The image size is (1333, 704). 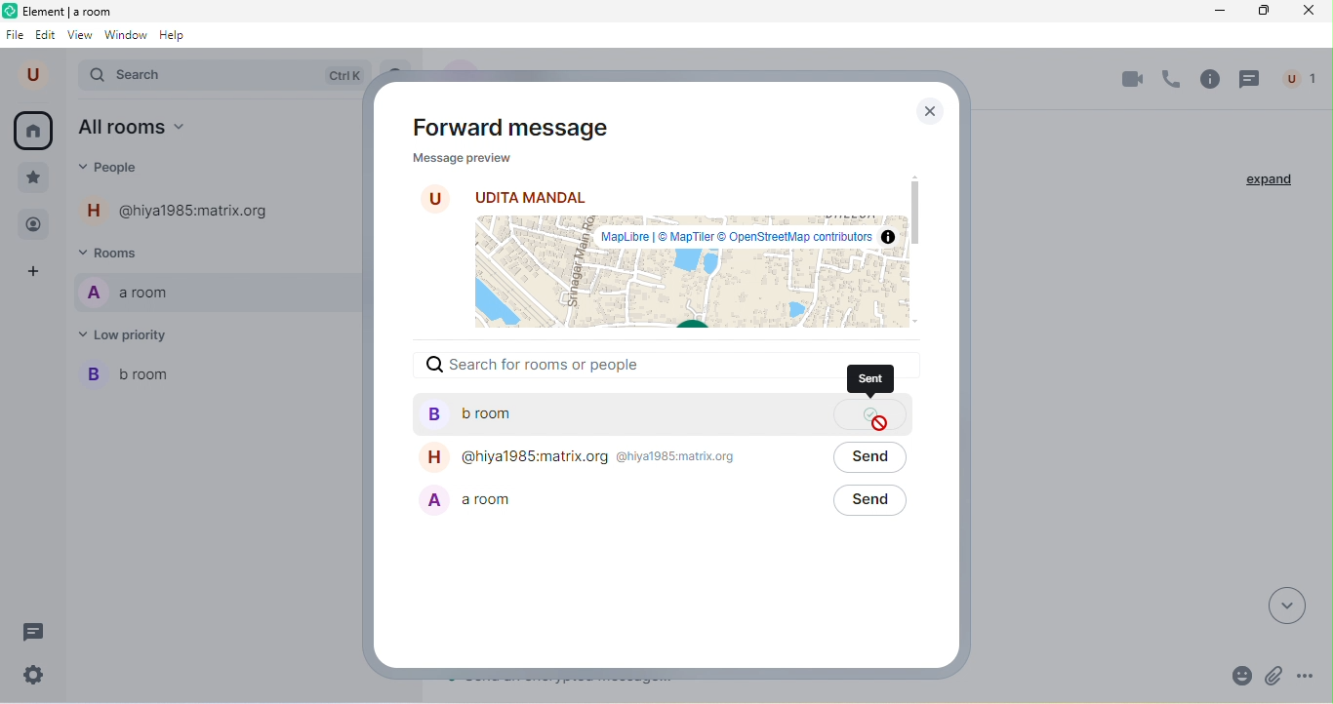 What do you see at coordinates (611, 425) in the screenshot?
I see `b room` at bounding box center [611, 425].